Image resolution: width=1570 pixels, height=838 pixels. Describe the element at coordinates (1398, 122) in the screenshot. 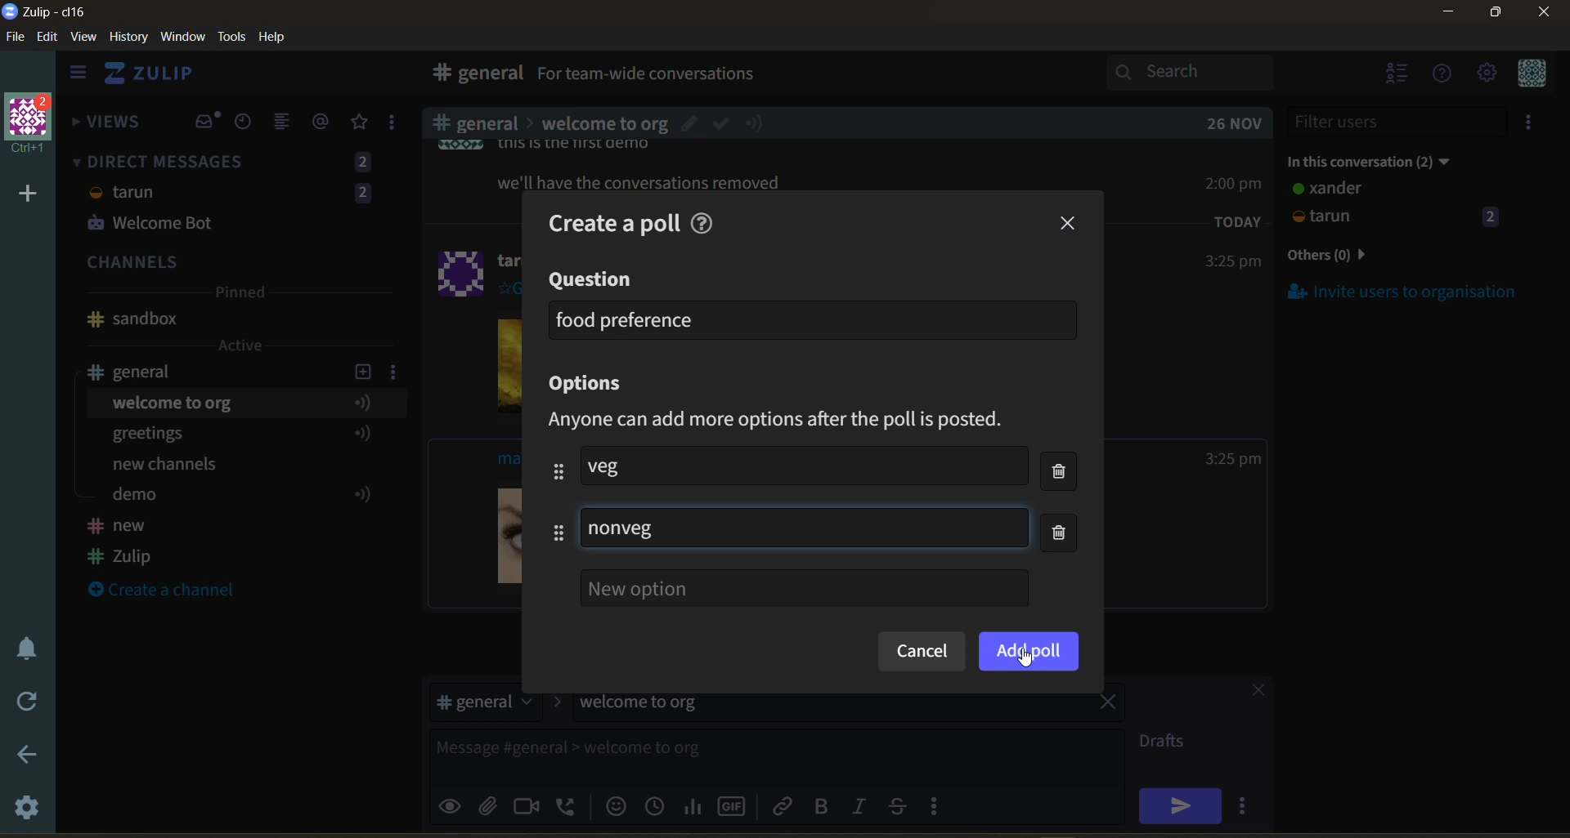

I see `filter users` at that location.